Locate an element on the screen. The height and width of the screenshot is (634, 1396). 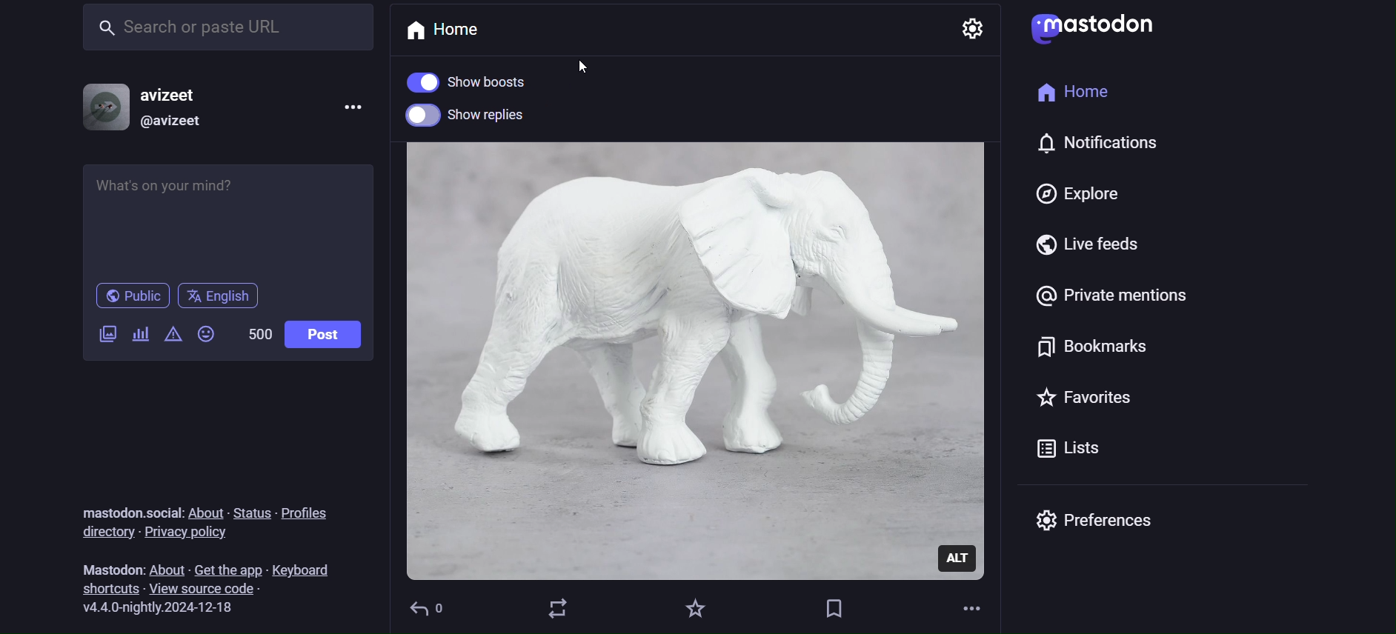
display picture is located at coordinates (95, 107).